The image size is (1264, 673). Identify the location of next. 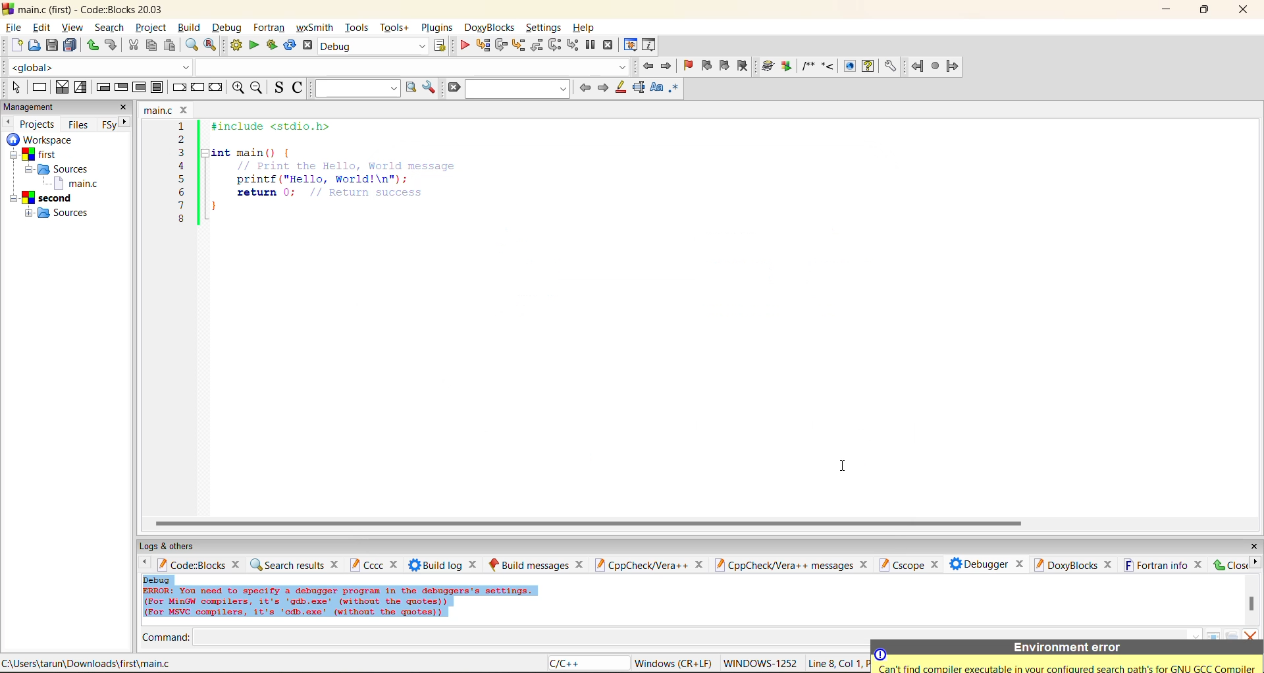
(1255, 562).